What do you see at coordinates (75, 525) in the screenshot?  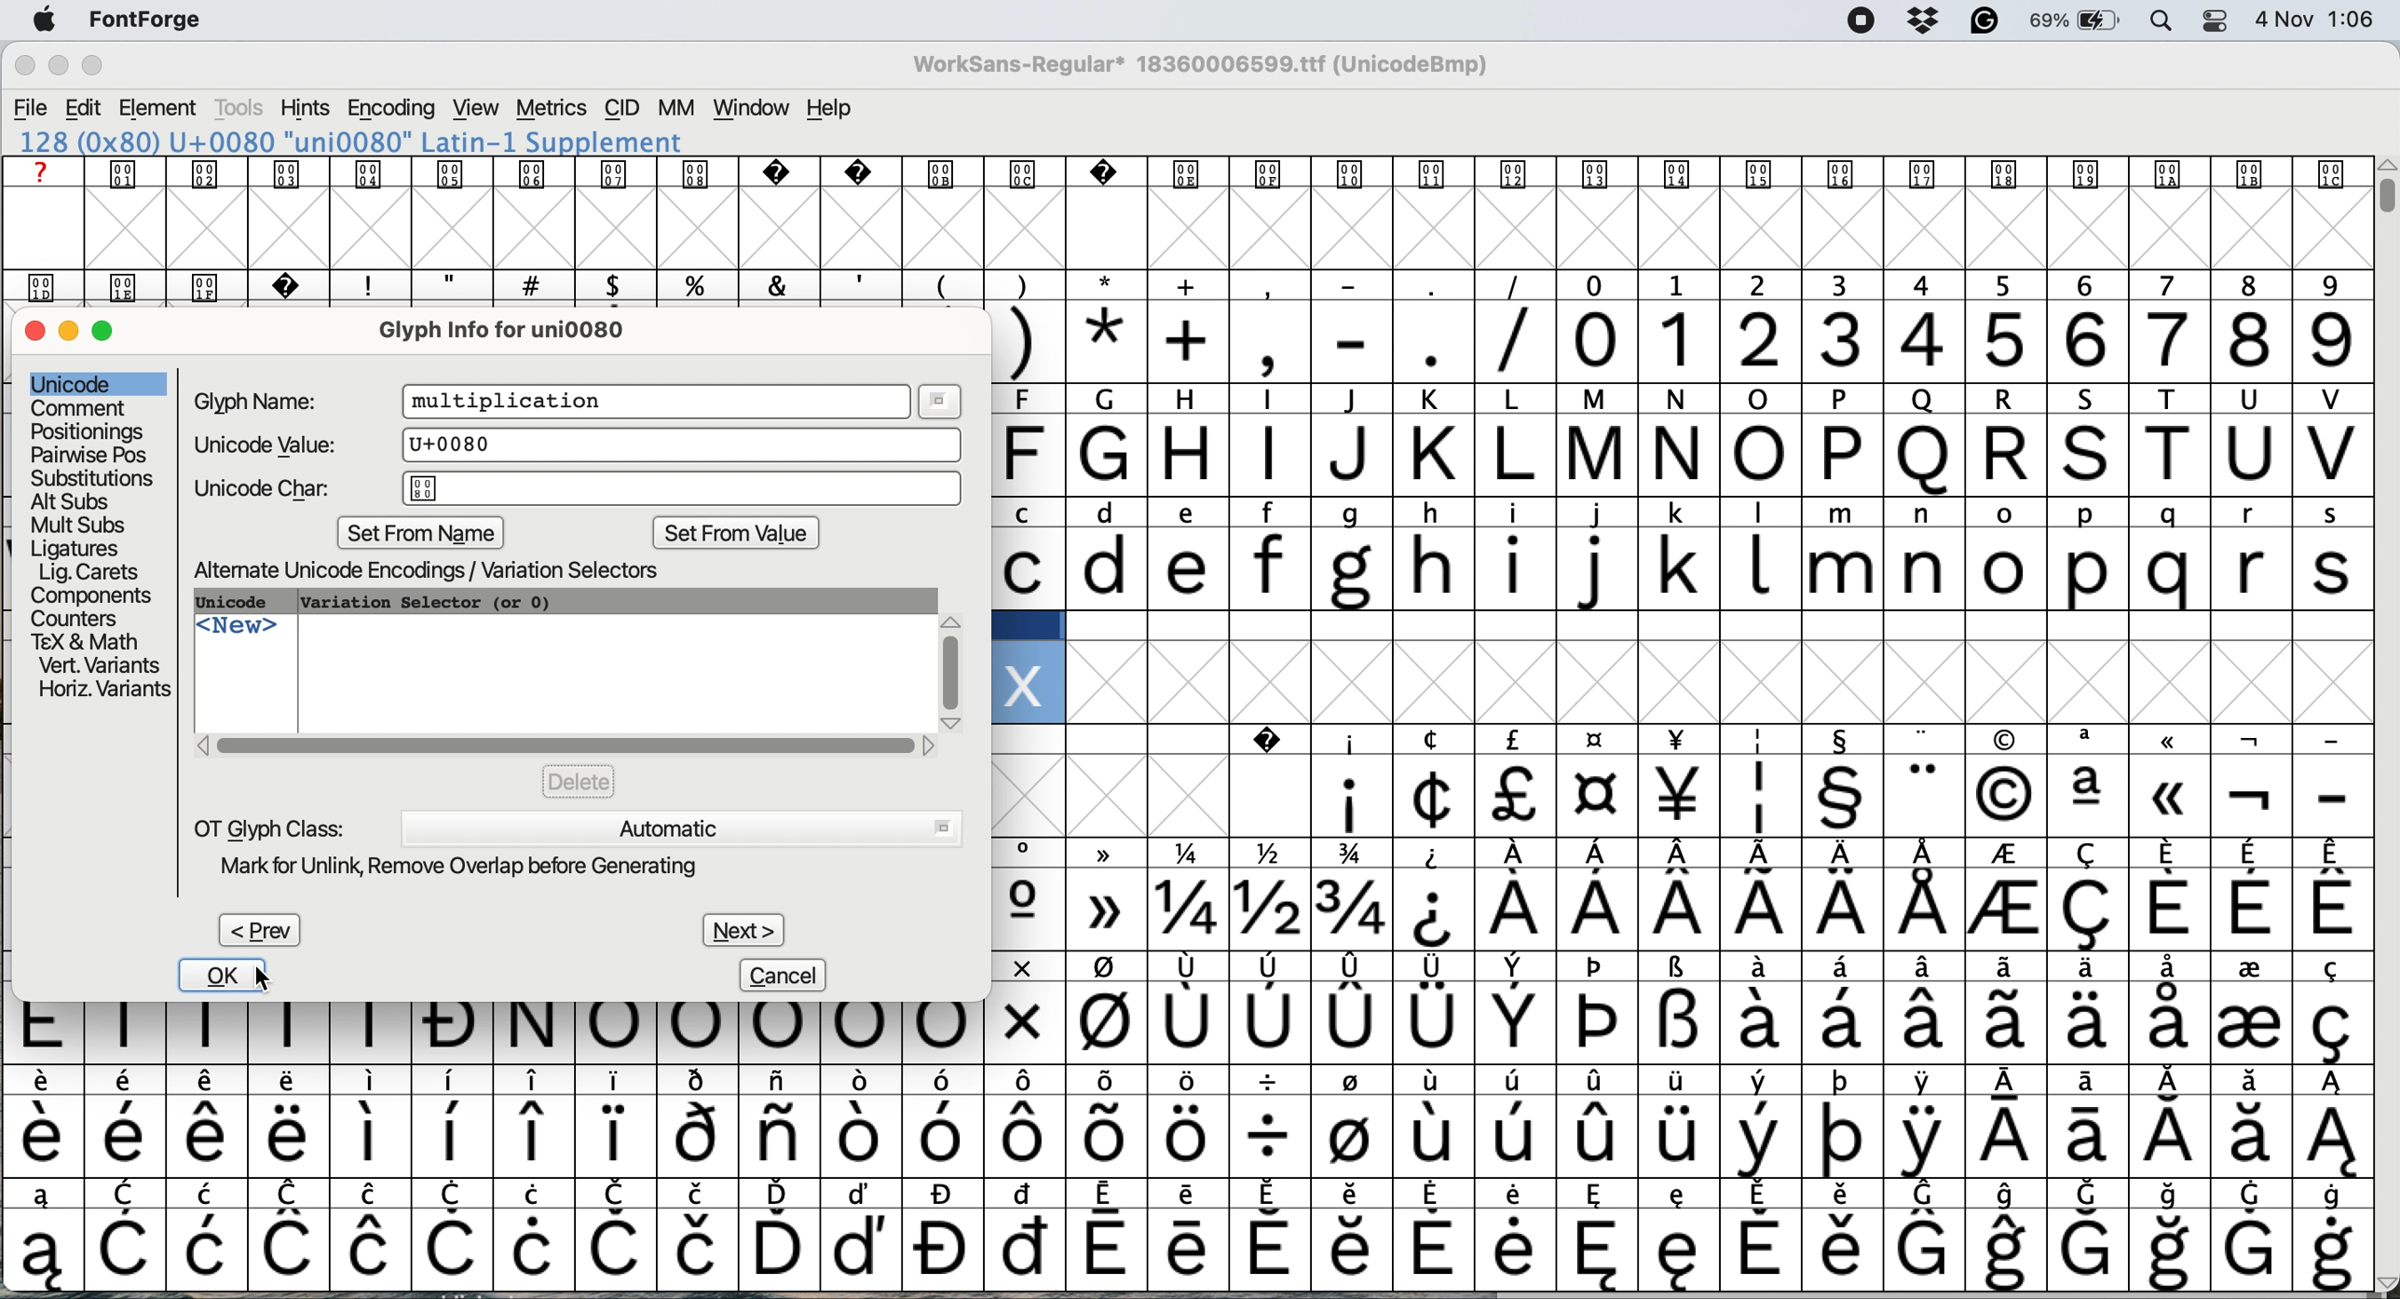 I see `mult subs` at bounding box center [75, 525].